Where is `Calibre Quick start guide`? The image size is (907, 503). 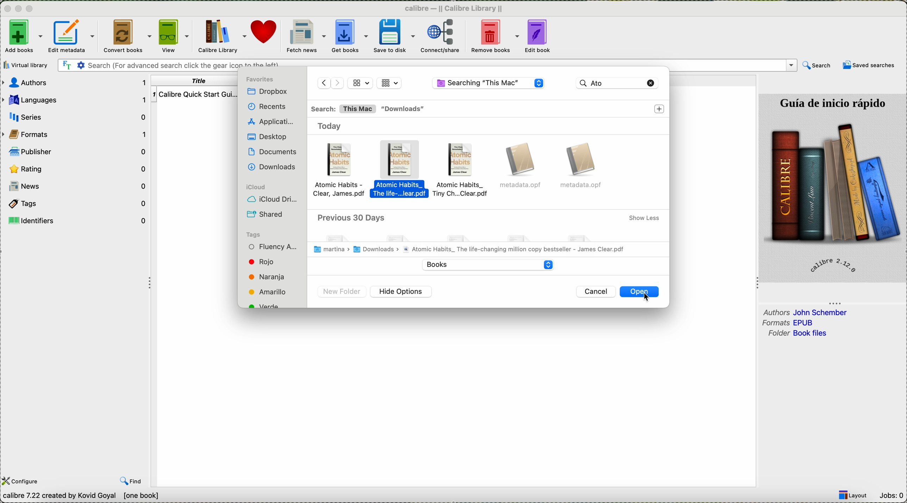 Calibre Quick start guide is located at coordinates (194, 94).